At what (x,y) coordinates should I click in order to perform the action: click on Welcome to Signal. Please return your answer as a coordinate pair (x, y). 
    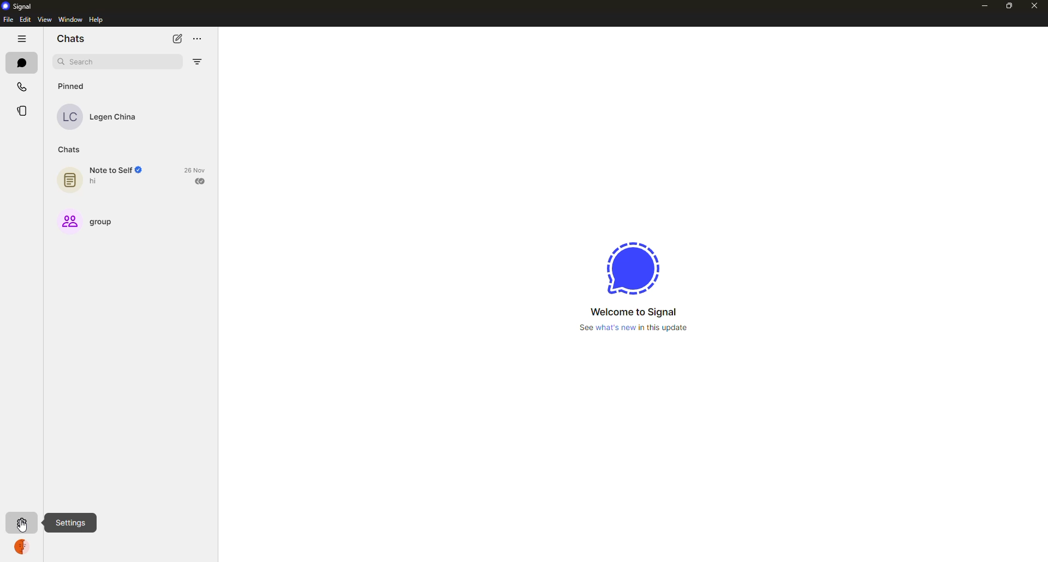
    Looking at the image, I should click on (629, 312).